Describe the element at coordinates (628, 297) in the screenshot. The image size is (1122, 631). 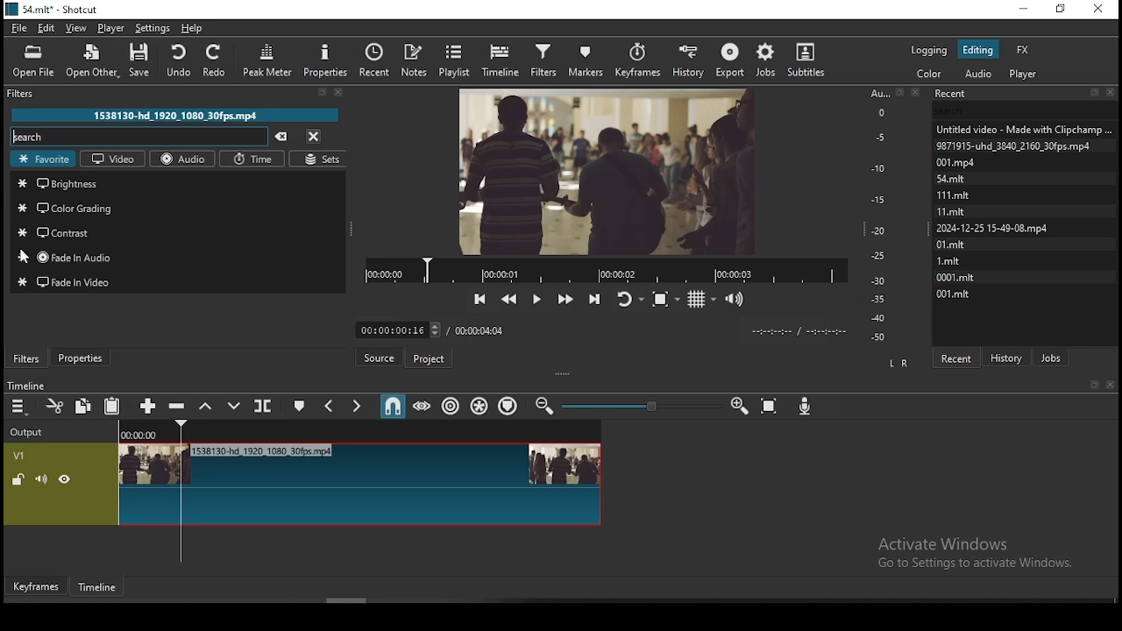
I see `toggle player looping` at that location.